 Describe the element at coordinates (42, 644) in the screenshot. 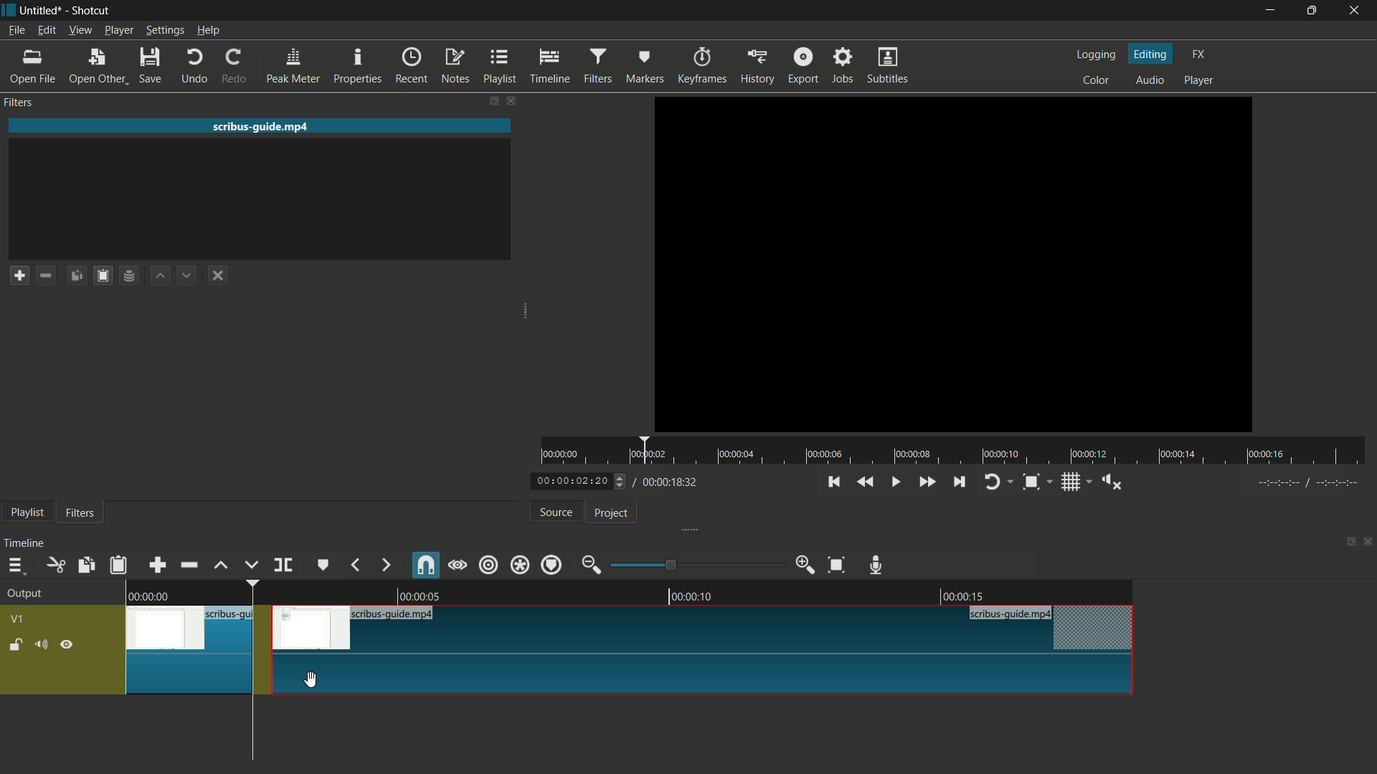

I see `mute` at that location.